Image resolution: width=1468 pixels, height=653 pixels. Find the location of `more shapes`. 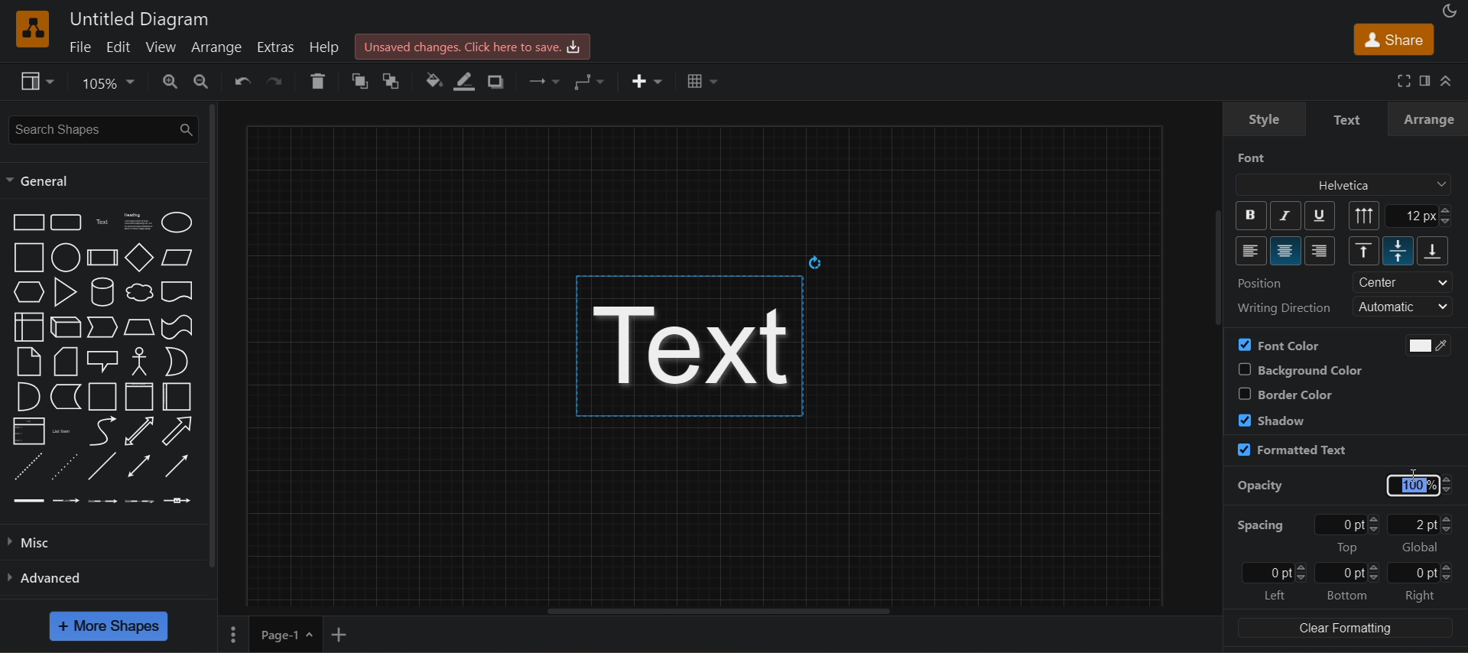

more shapes is located at coordinates (109, 626).